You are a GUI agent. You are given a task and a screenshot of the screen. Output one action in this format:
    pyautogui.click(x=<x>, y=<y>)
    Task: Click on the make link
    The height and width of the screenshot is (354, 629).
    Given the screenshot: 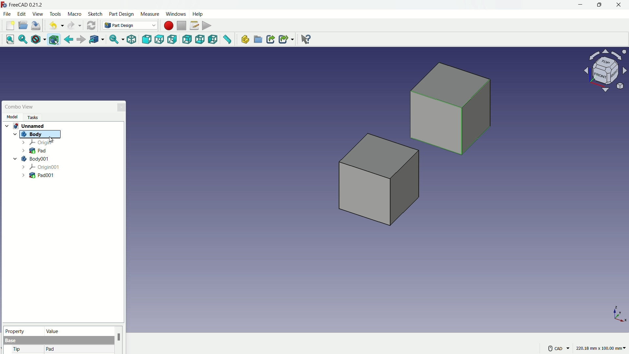 What is the action you would take?
    pyautogui.click(x=271, y=40)
    